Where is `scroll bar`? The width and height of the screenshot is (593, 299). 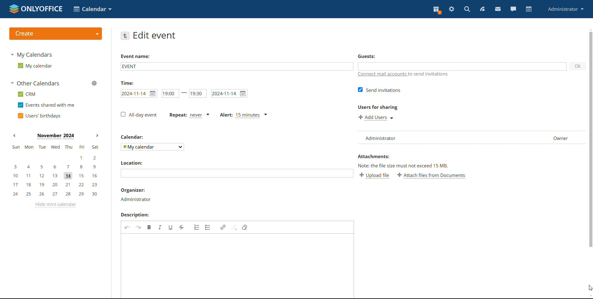 scroll bar is located at coordinates (589, 140).